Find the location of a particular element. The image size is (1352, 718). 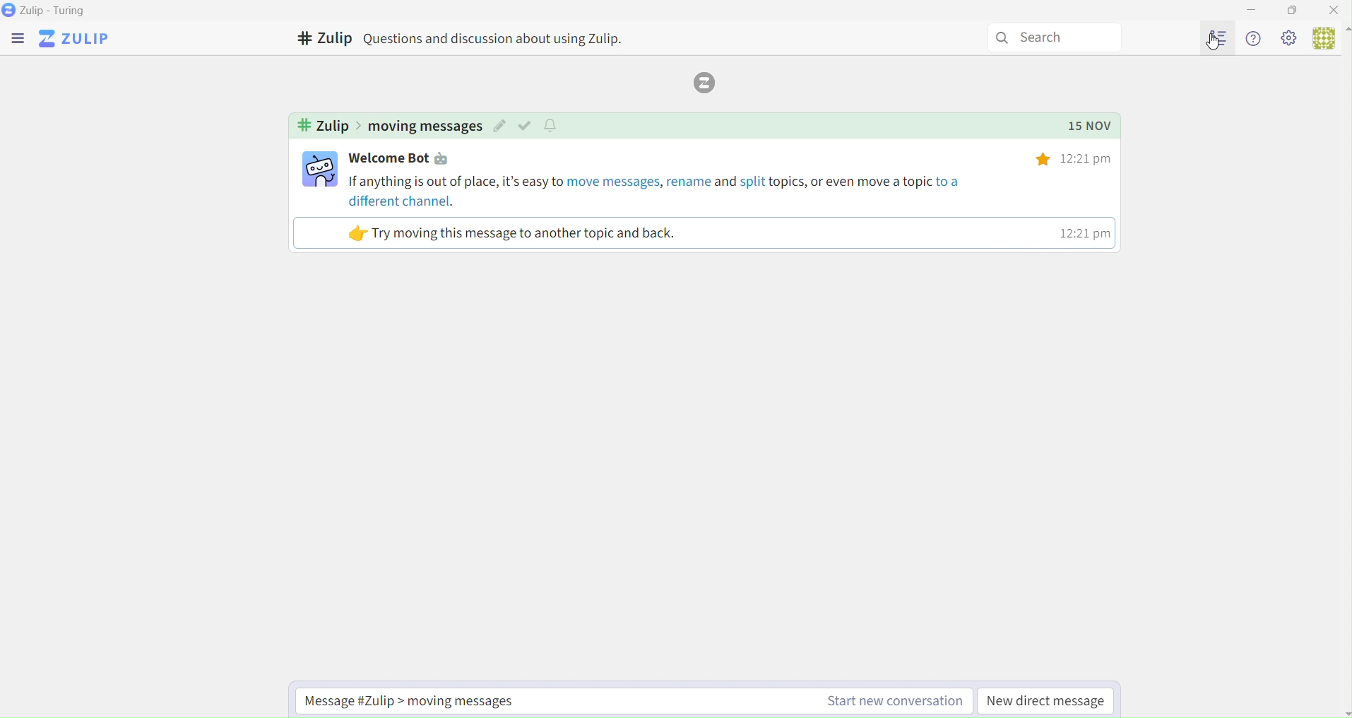

# Zulip is located at coordinates (323, 40).